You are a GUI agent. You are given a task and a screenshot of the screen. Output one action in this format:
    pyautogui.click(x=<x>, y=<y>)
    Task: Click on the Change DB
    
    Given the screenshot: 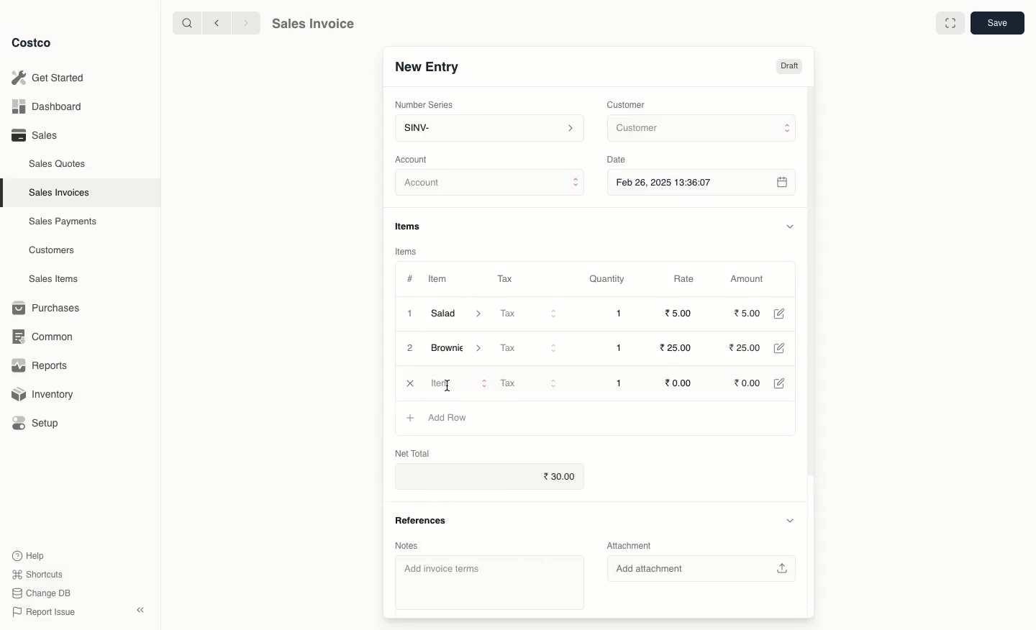 What is the action you would take?
    pyautogui.click(x=39, y=592)
    